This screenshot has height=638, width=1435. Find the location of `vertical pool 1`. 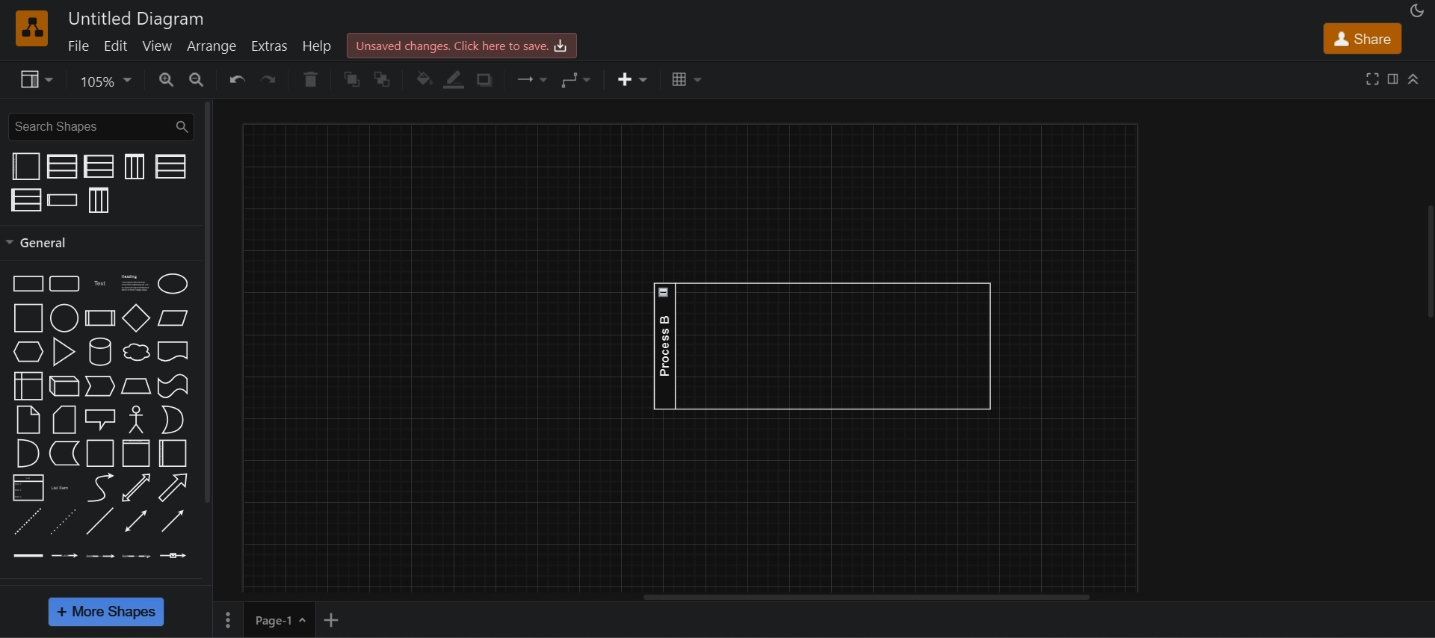

vertical pool 1 is located at coordinates (133, 167).